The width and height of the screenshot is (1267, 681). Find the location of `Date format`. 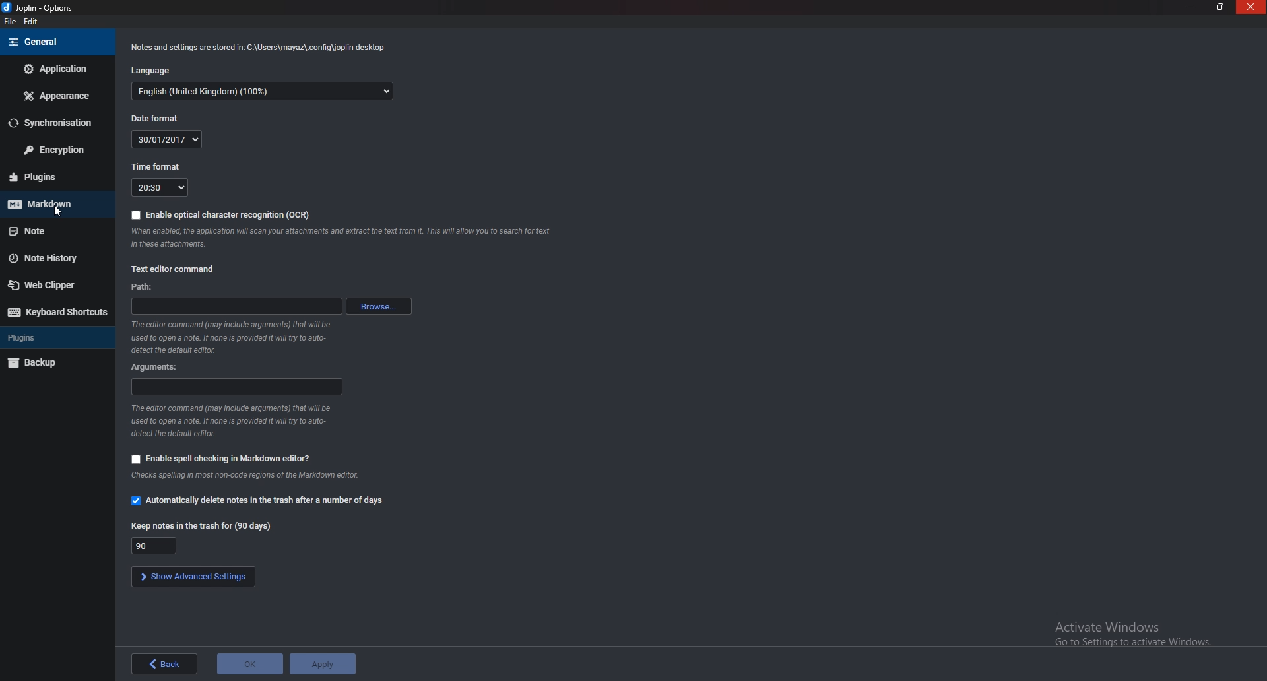

Date format is located at coordinates (150, 117).